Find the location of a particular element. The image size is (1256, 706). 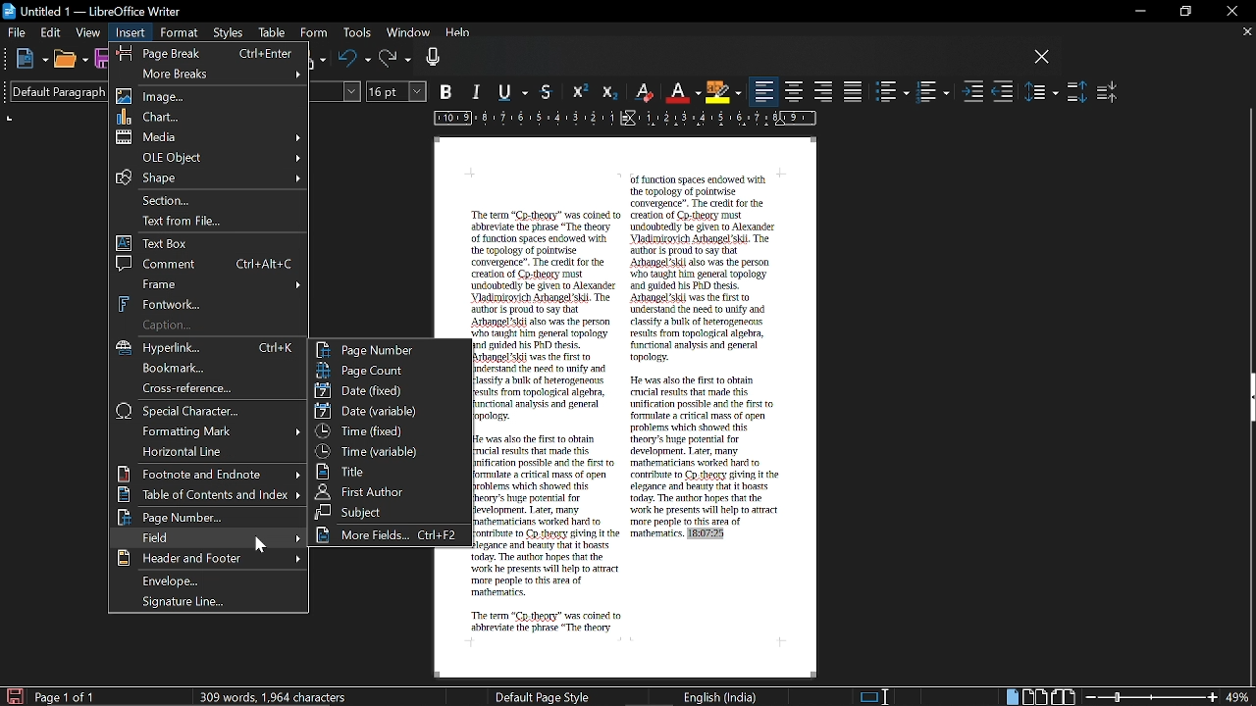

The term "Cp-theory" was coined to abbreviate the phrase "The theory of function spaces endowed with the topology of pointwise convergence". The credit for the creation of Cp-theory must undoubtedly be given to Alexander Vladimirovich Arhangel'skil. The author is proud to say that Arhangel'skii also was the person who taught him general topology and guided his PhD thesis. Arbangel'skii was the first to understand the need to unify and classify a bulk of heterogeneous results from topological algebra, functional analysis and general topology. is located at coordinates (549, 316).